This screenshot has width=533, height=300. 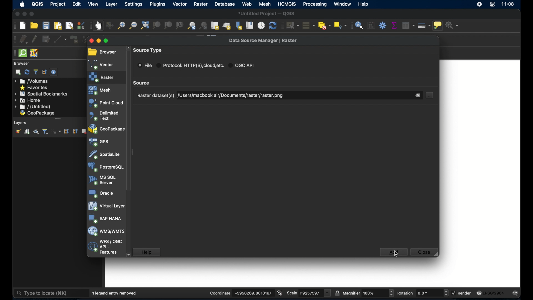 What do you see at coordinates (425, 252) in the screenshot?
I see `close` at bounding box center [425, 252].